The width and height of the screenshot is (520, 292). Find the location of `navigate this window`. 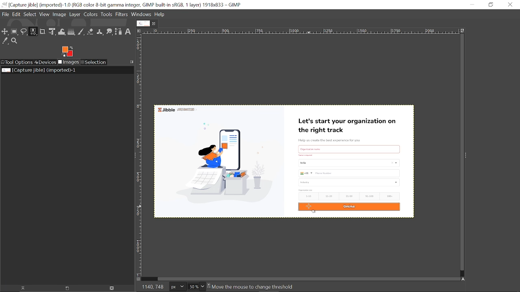

navigate this window is located at coordinates (465, 279).